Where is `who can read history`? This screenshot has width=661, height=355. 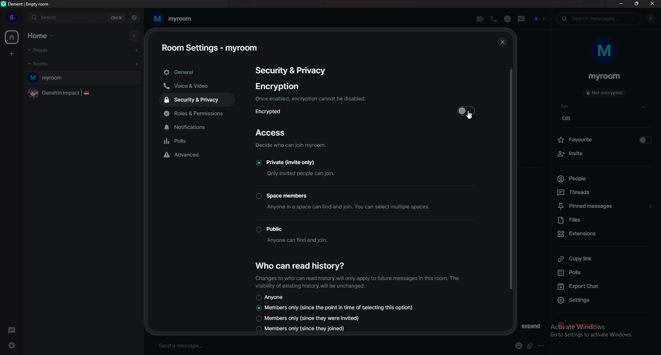 who can read history is located at coordinates (304, 265).